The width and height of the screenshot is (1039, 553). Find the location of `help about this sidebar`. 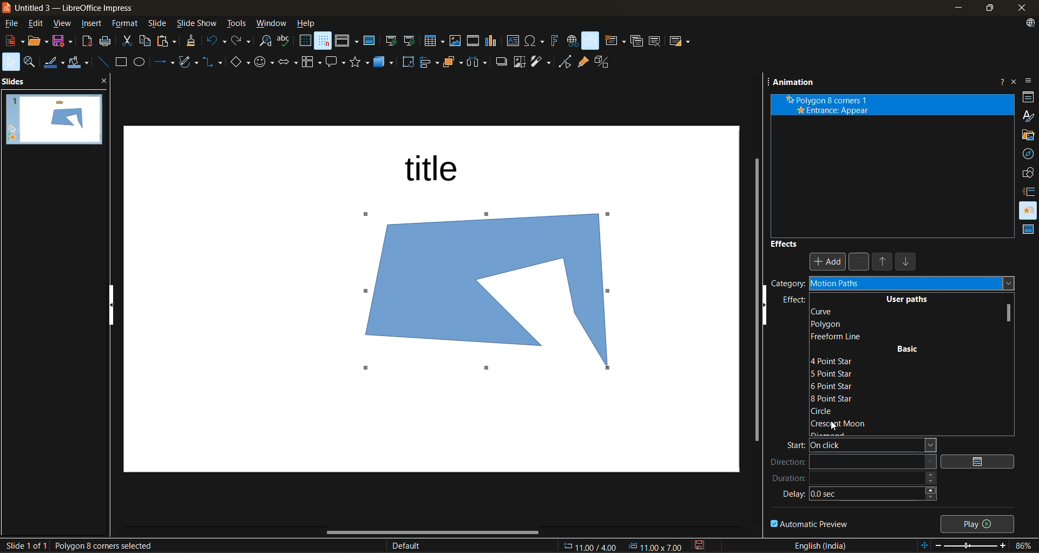

help about this sidebar is located at coordinates (999, 81).